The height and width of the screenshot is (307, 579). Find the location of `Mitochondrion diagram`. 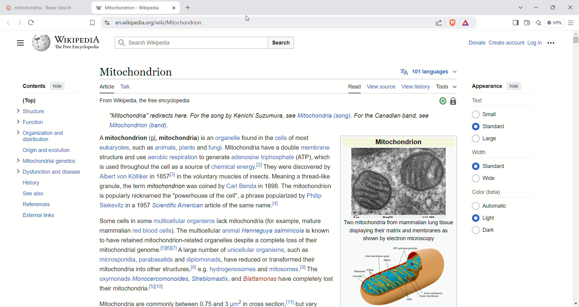

Mitochondrion diagram is located at coordinates (383, 274).